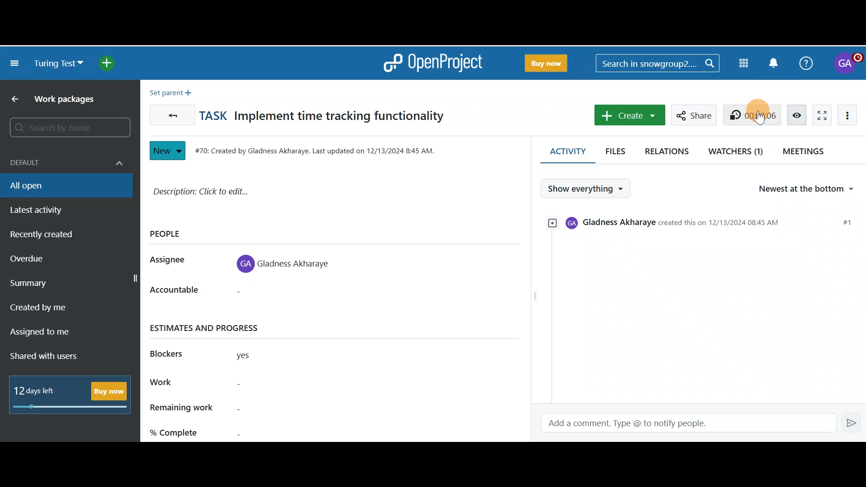 This screenshot has height=487, width=866. Describe the element at coordinates (797, 115) in the screenshot. I see `Unwatch work package` at that location.